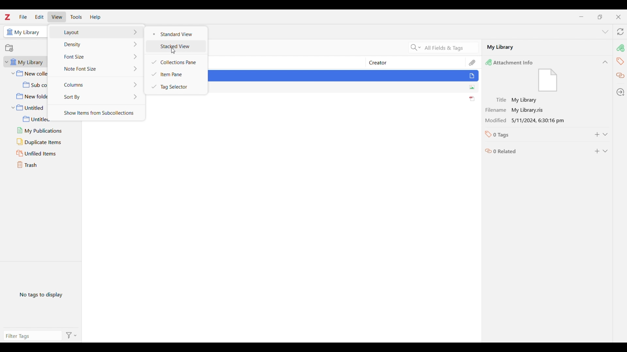 This screenshot has width=627, height=352. Describe the element at coordinates (24, 32) in the screenshot. I see `Selected folder` at that location.